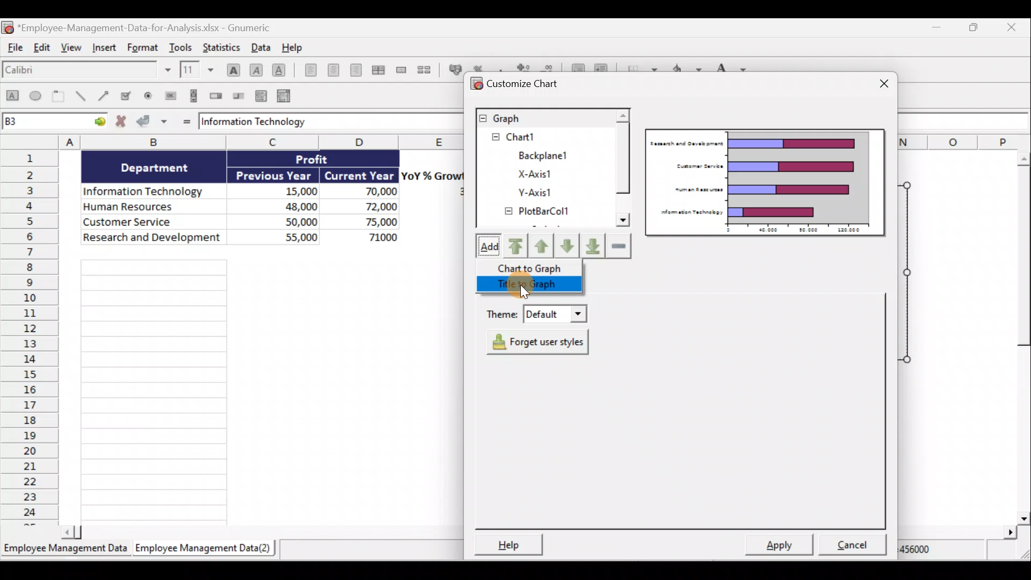 This screenshot has width=1031, height=580. I want to click on Previous Year, so click(275, 173).